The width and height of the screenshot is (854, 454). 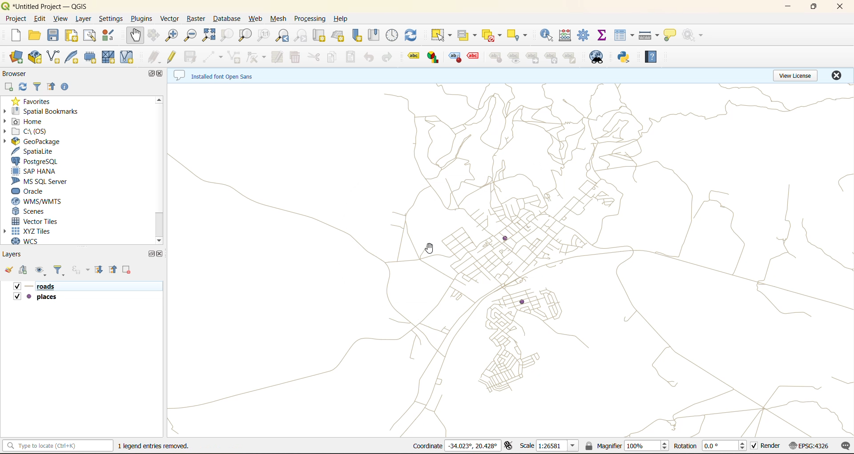 I want to click on zoom next, so click(x=303, y=35).